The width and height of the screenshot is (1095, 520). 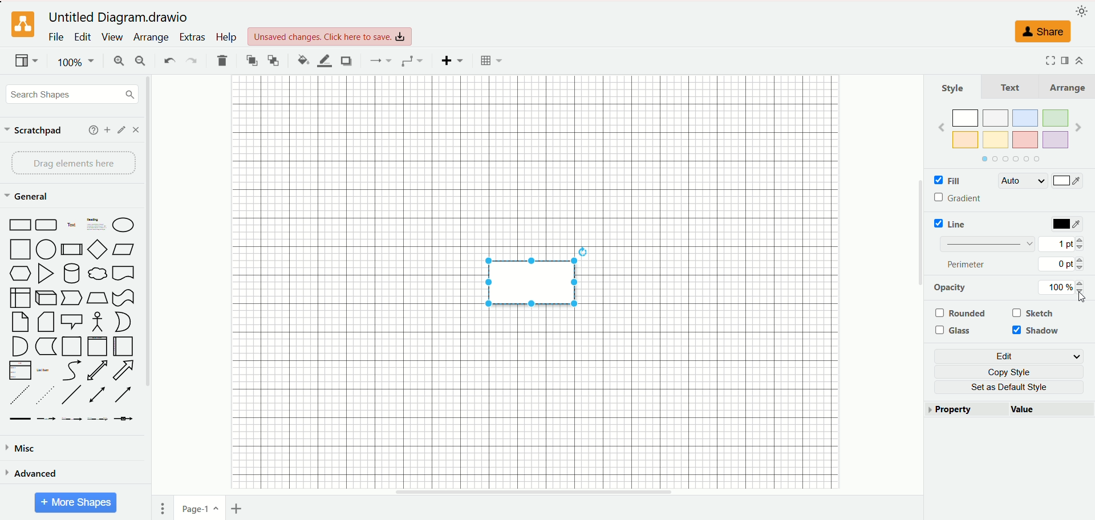 What do you see at coordinates (1080, 296) in the screenshot?
I see `cursor at Opacity` at bounding box center [1080, 296].